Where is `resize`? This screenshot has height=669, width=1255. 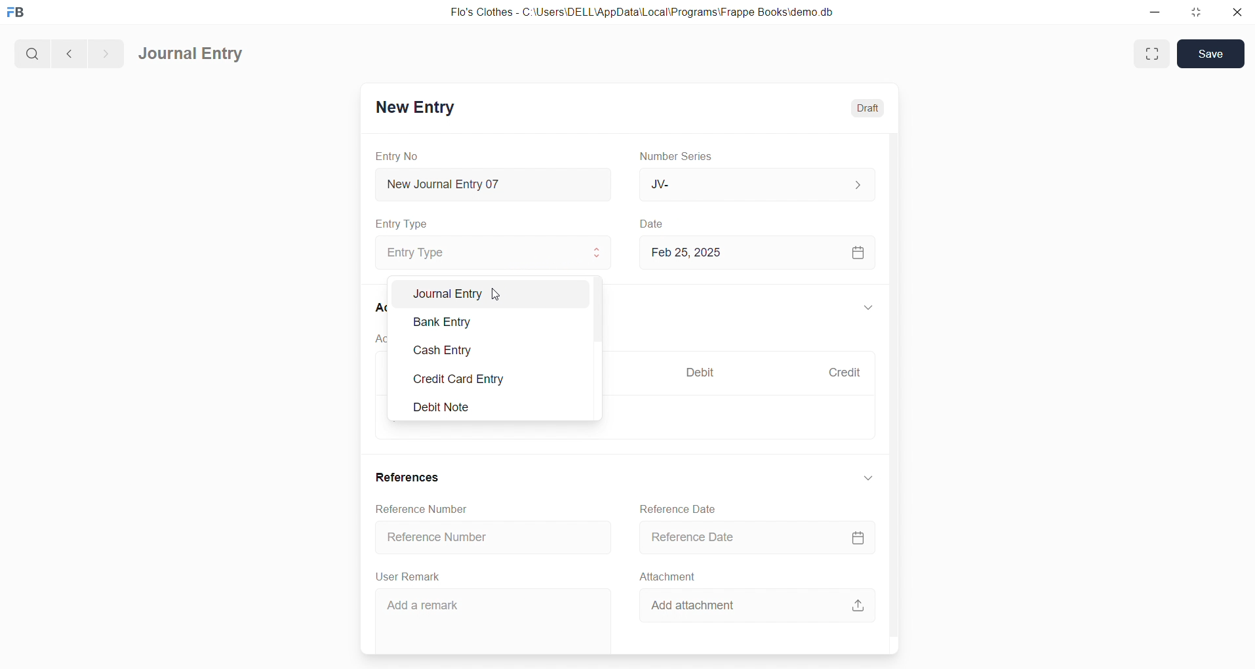 resize is located at coordinates (1194, 13).